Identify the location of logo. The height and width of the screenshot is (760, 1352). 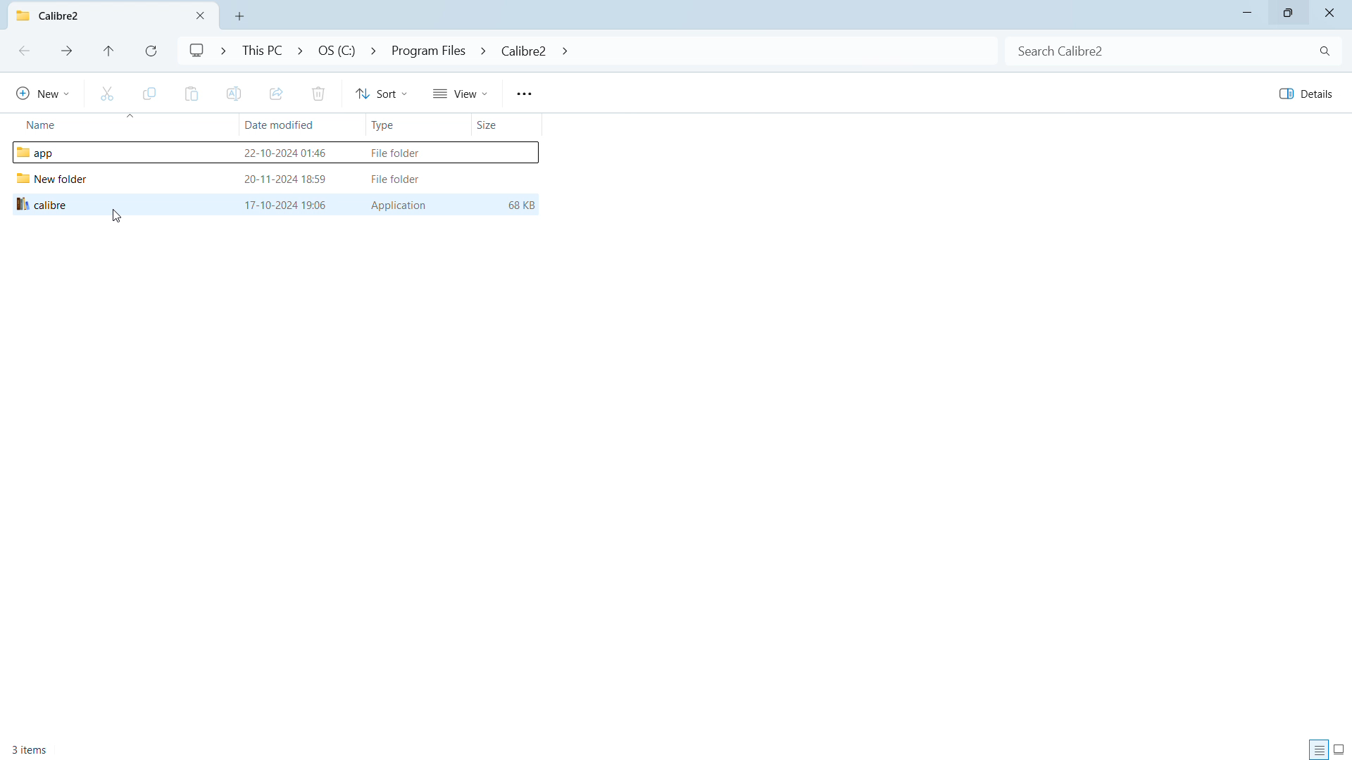
(23, 15).